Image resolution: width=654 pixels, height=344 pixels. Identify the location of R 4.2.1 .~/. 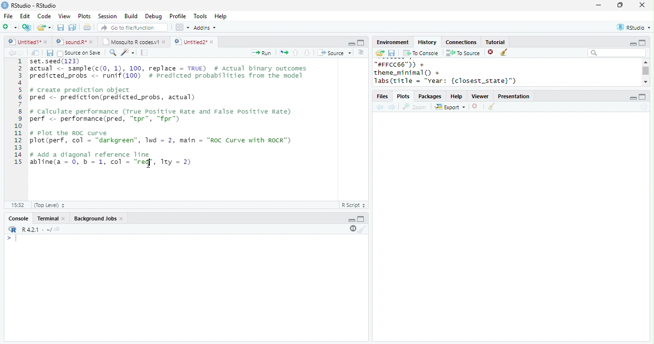
(35, 230).